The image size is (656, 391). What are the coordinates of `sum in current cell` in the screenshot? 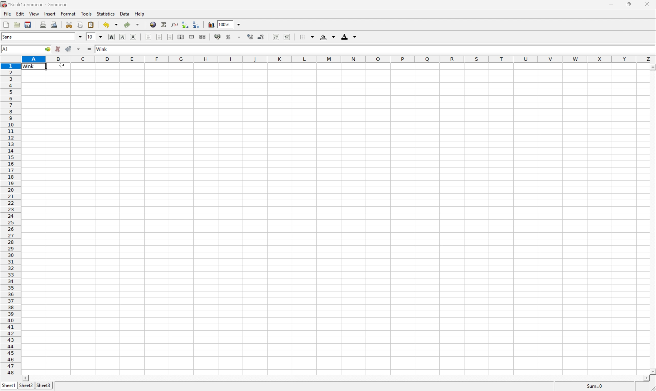 It's located at (164, 24).